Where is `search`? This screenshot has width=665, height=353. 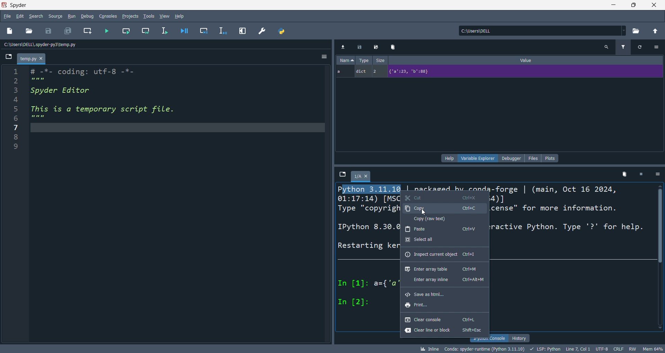
search is located at coordinates (34, 16).